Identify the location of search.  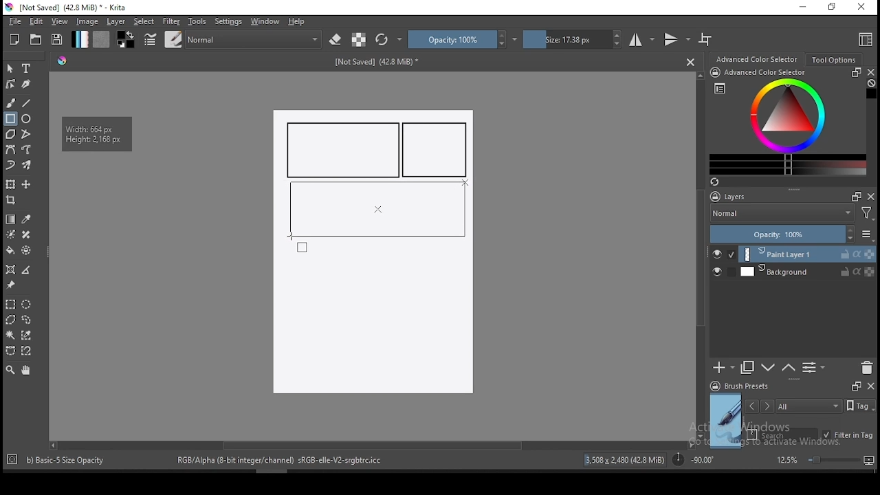
(782, 434).